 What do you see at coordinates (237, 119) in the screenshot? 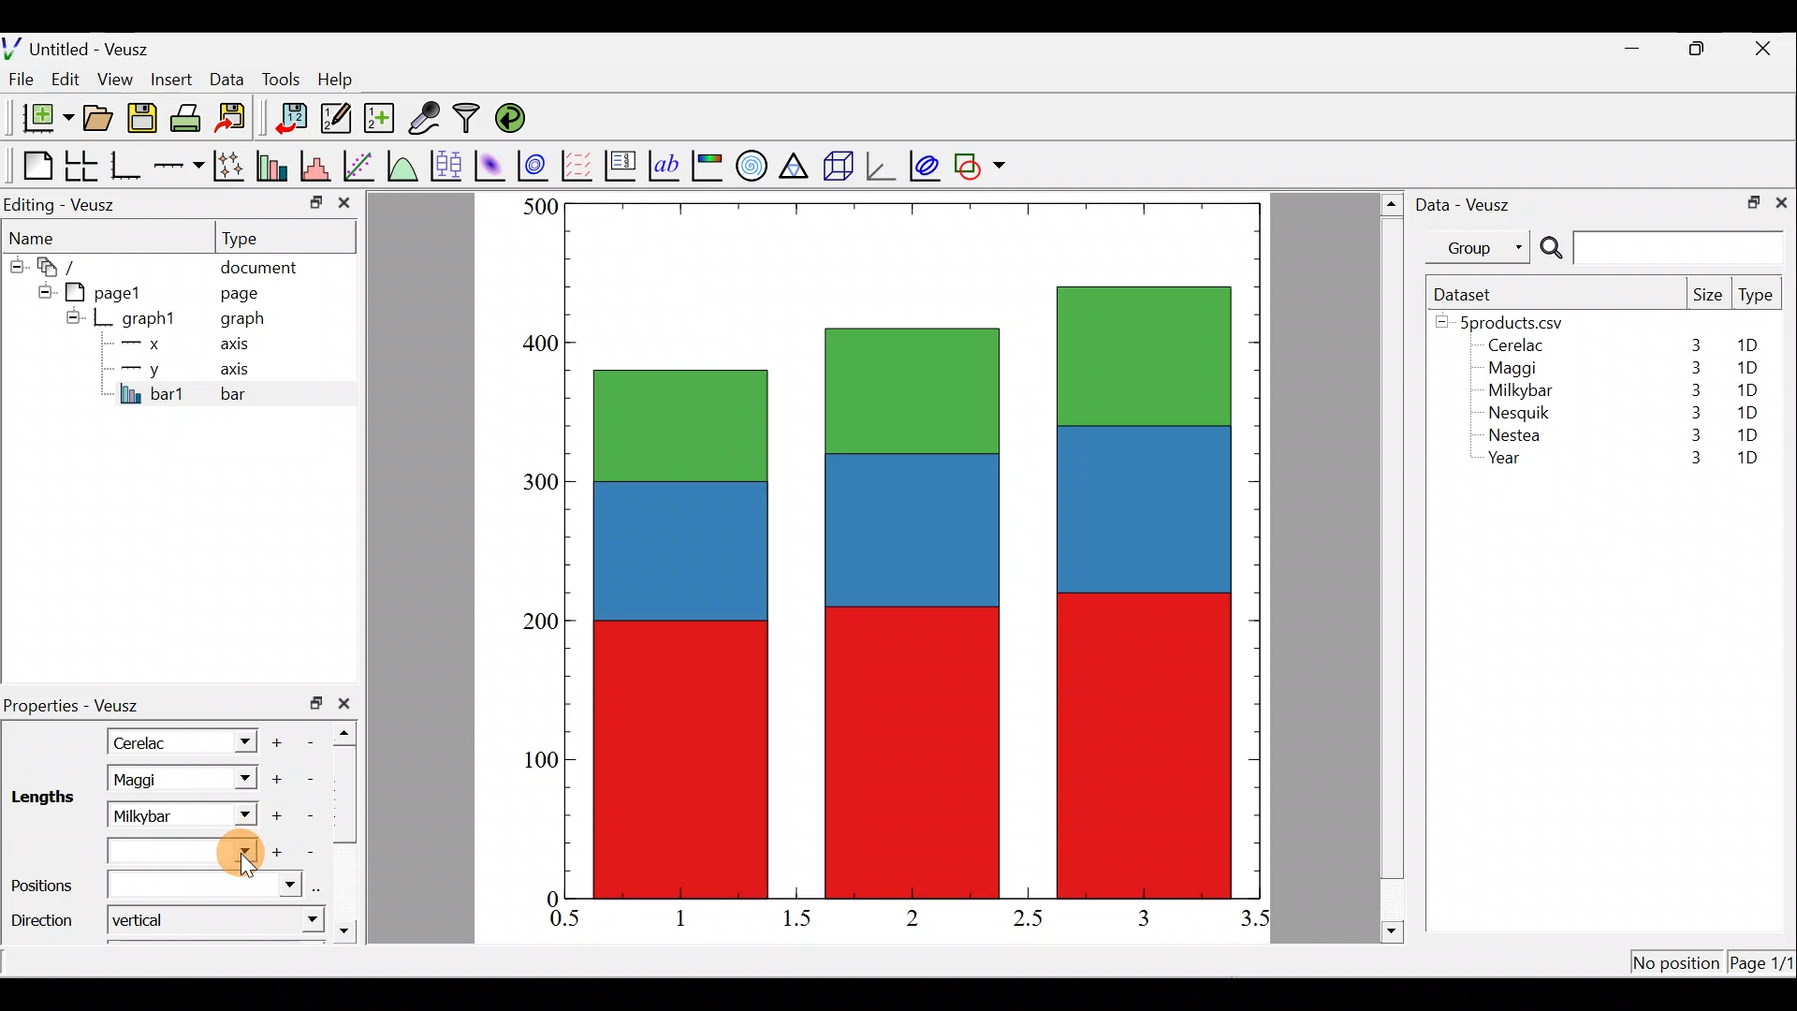
I see `Export to graphics format` at bounding box center [237, 119].